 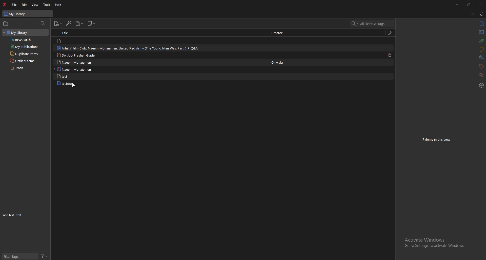 What do you see at coordinates (481, 41) in the screenshot?
I see `attachment` at bounding box center [481, 41].